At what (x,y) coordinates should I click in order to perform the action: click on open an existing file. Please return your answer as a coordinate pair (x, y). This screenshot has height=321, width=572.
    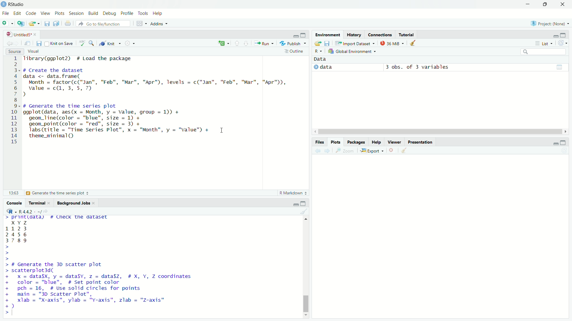
    Looking at the image, I should click on (34, 24).